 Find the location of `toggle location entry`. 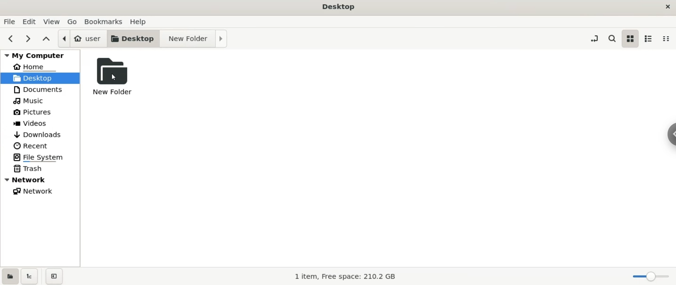

toggle location entry is located at coordinates (595, 38).